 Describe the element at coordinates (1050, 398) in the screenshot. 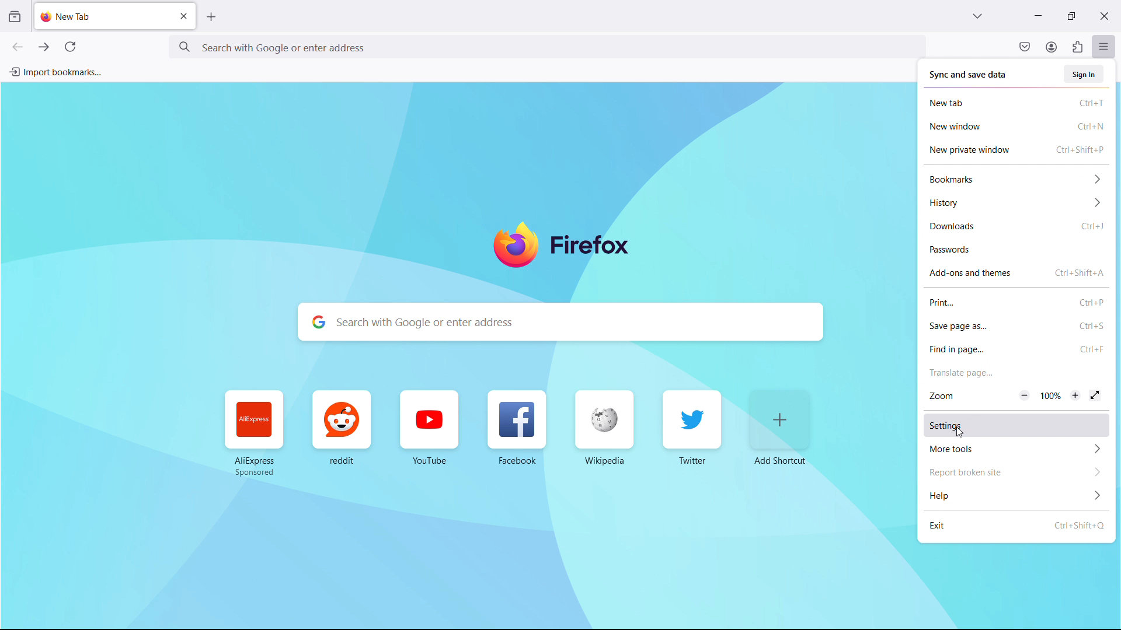

I see `100%` at that location.